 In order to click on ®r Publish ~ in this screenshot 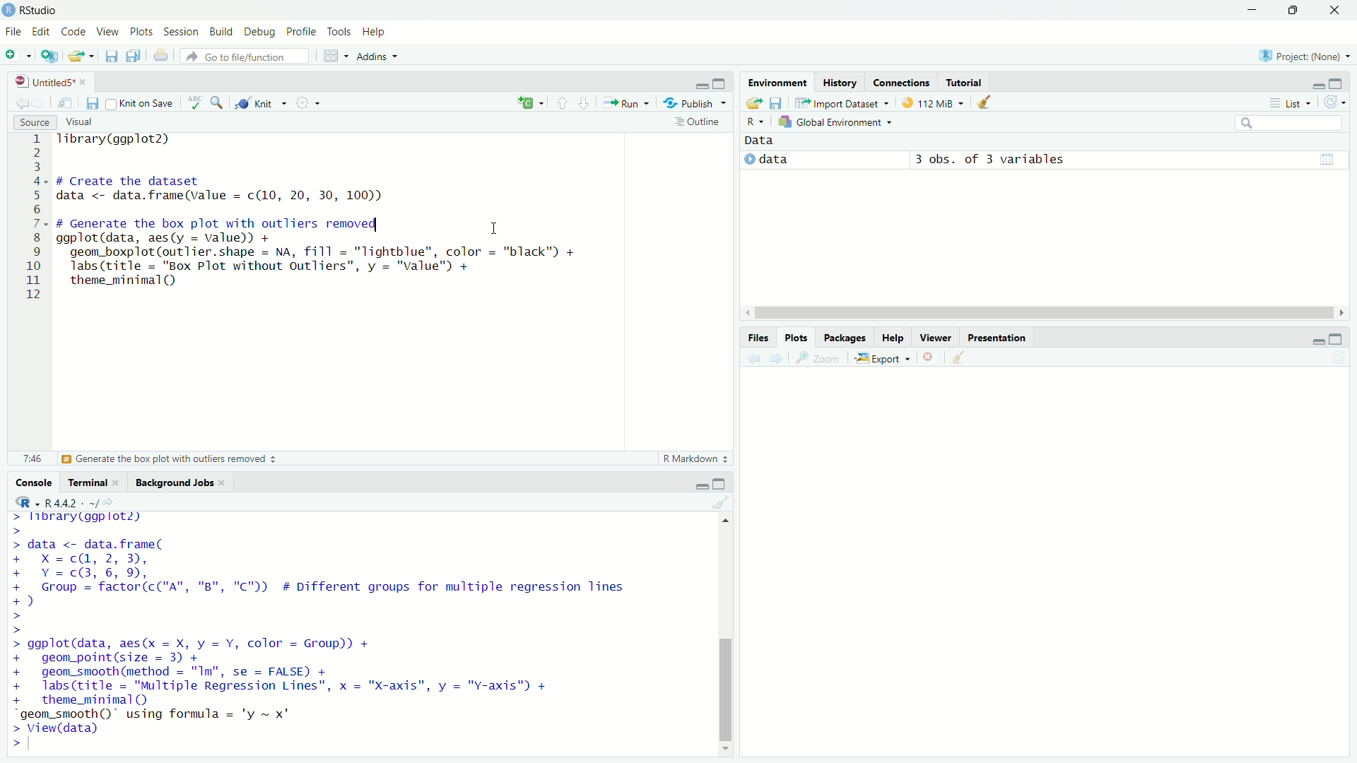, I will do `click(697, 104)`.